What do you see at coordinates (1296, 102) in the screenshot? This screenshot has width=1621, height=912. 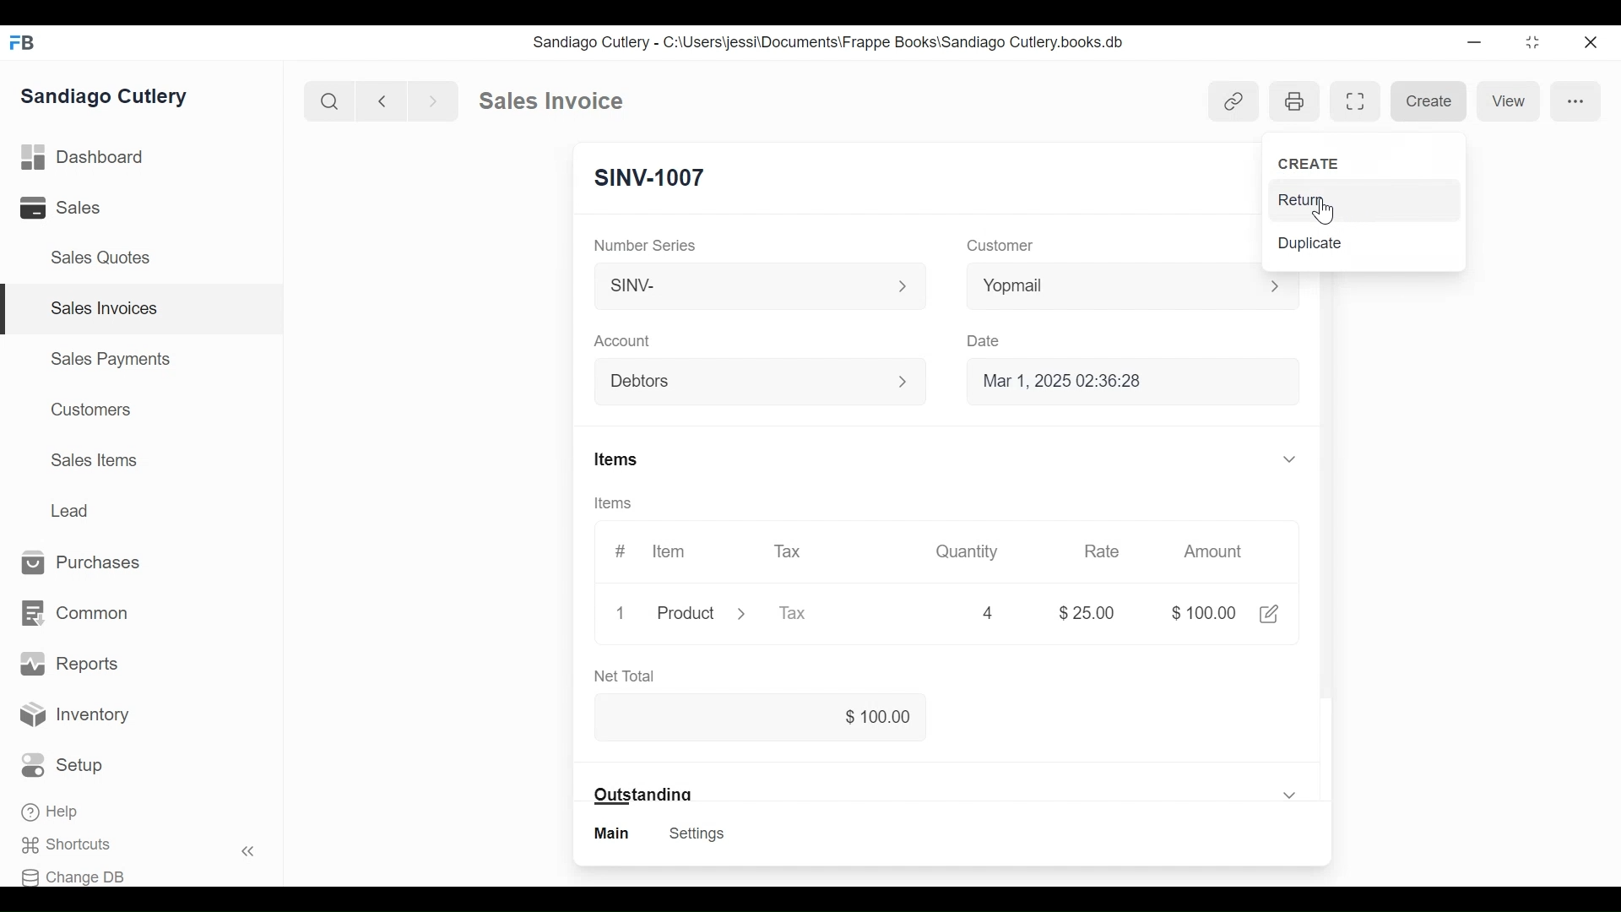 I see `Open print view` at bounding box center [1296, 102].